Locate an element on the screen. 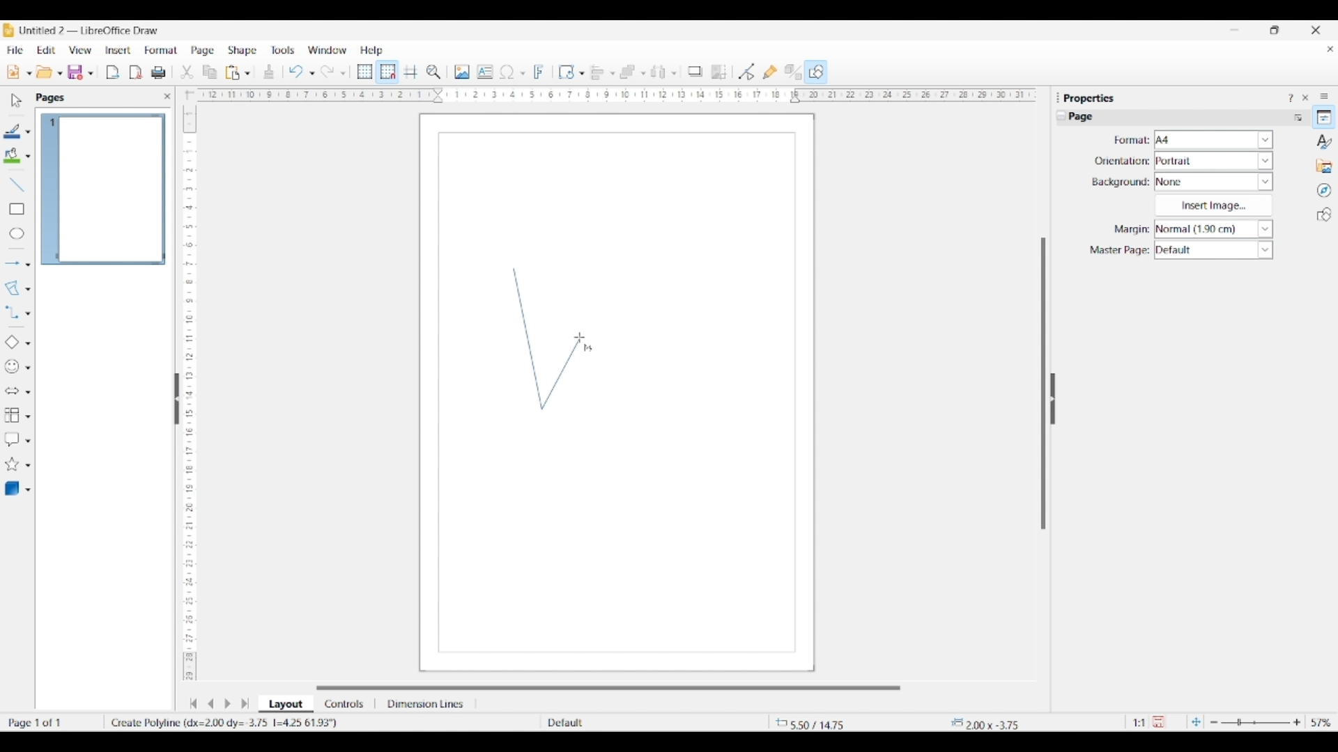 Image resolution: width=1338 pixels, height=752 pixels. Selected arrangement is located at coordinates (628, 72).